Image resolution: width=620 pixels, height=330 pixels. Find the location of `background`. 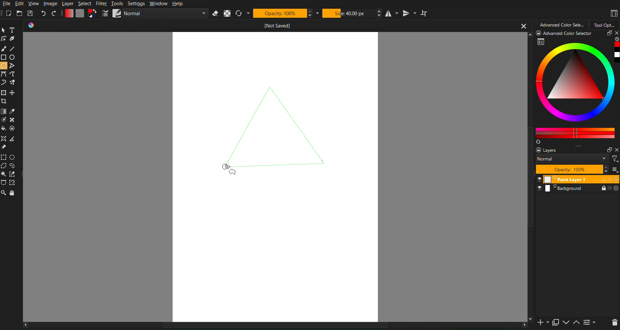

background is located at coordinates (578, 189).